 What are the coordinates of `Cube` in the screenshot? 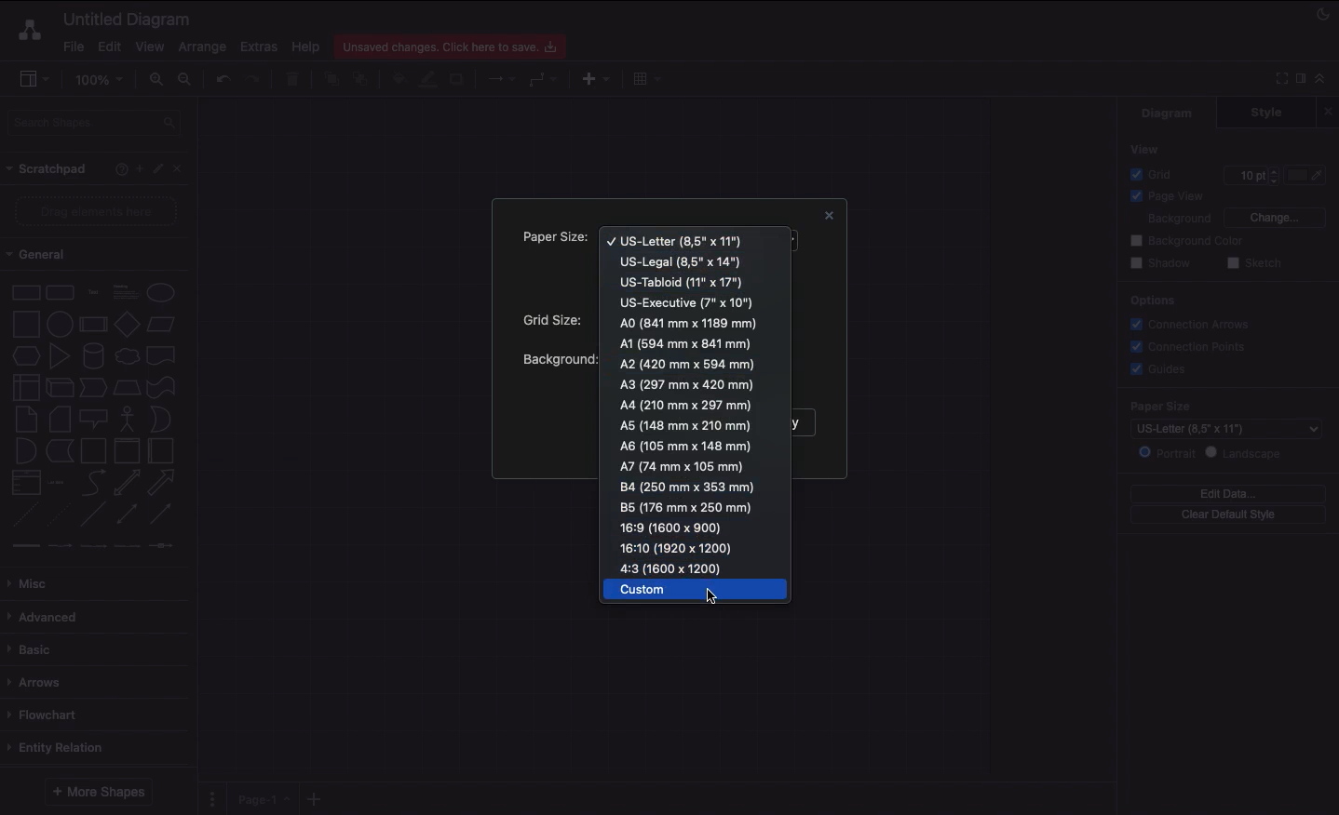 It's located at (60, 388).